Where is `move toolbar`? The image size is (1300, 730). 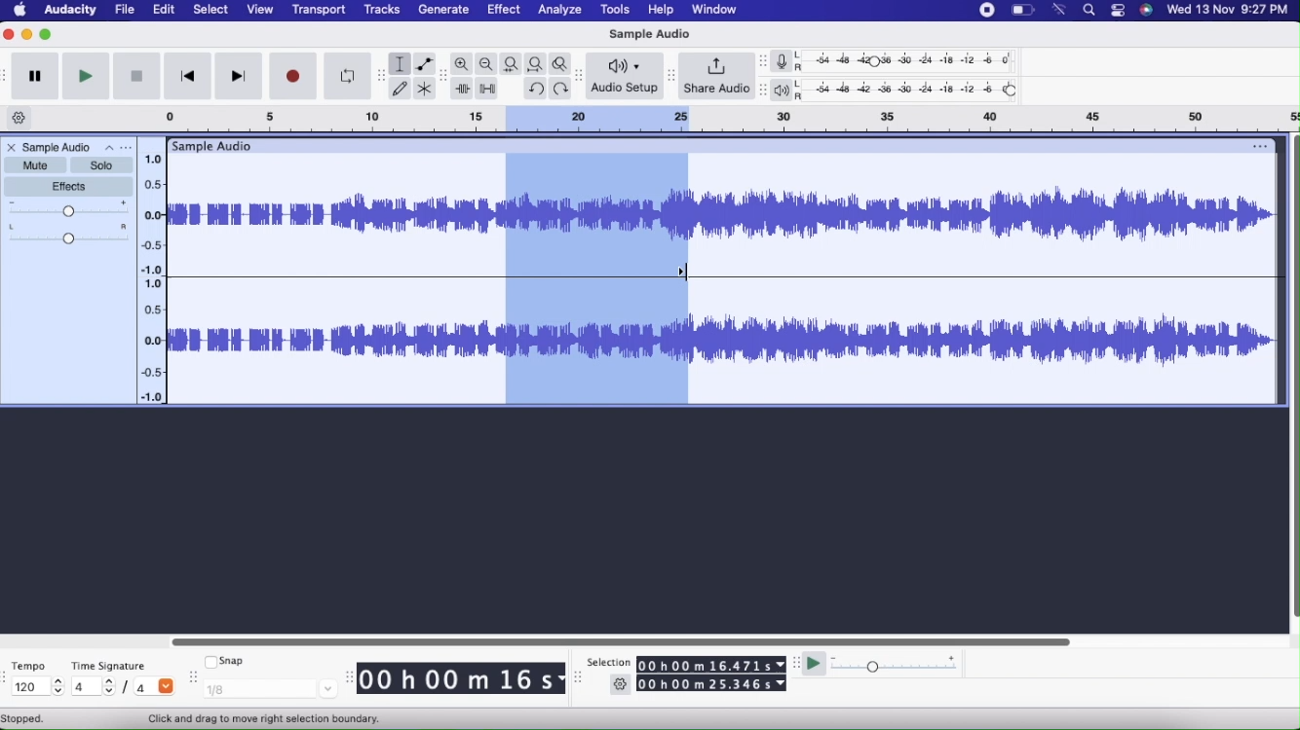 move toolbar is located at coordinates (195, 678).